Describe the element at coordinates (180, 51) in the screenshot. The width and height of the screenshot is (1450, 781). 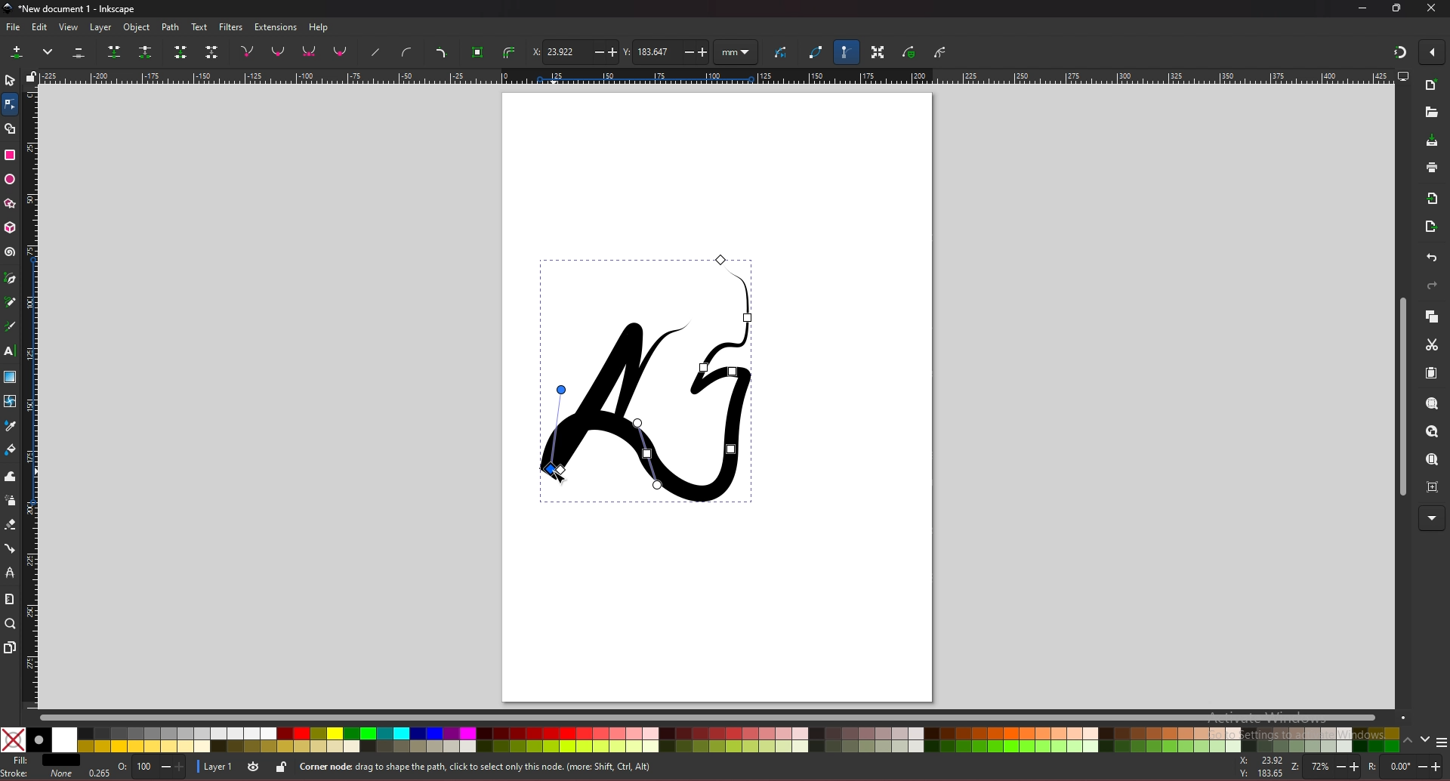
I see `join selected endnode` at that location.